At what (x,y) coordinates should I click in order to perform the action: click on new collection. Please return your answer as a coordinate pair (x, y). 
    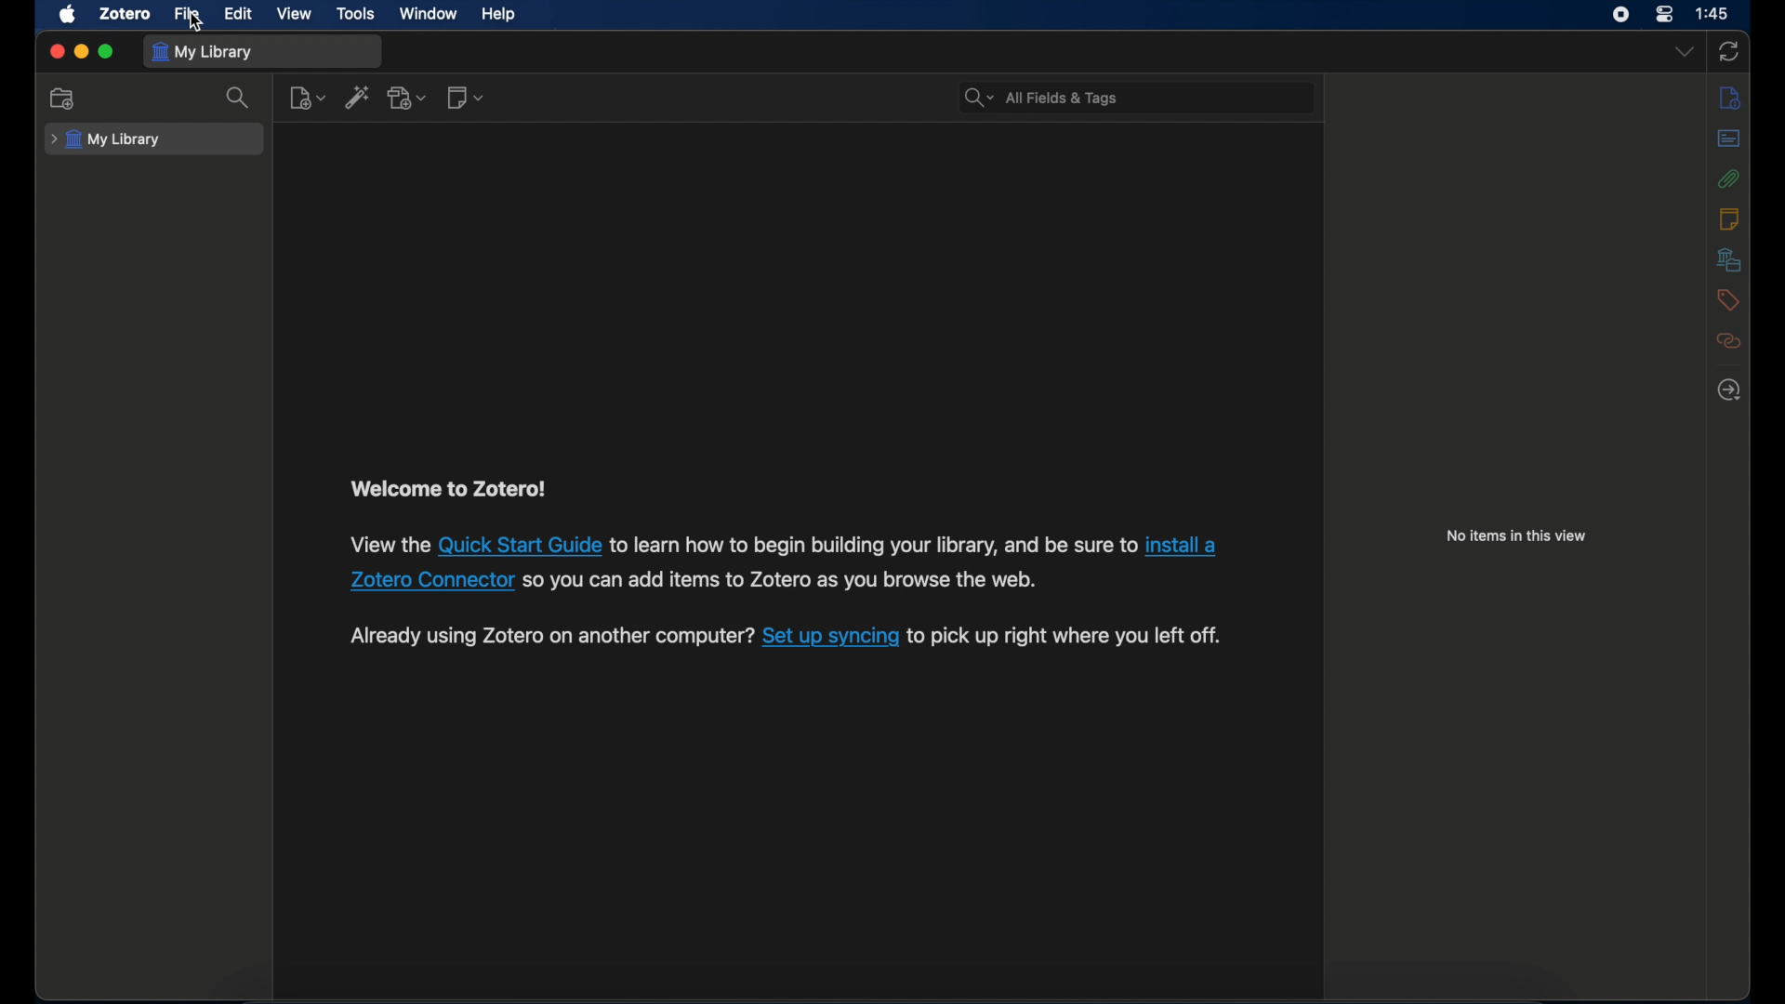
    Looking at the image, I should click on (65, 99).